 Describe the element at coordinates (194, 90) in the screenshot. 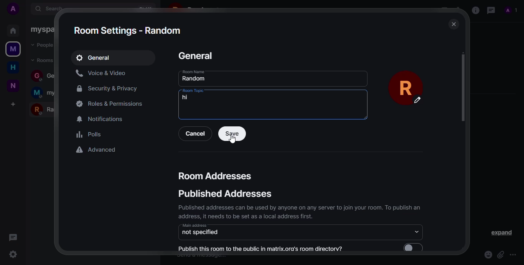

I see `room topic` at that location.